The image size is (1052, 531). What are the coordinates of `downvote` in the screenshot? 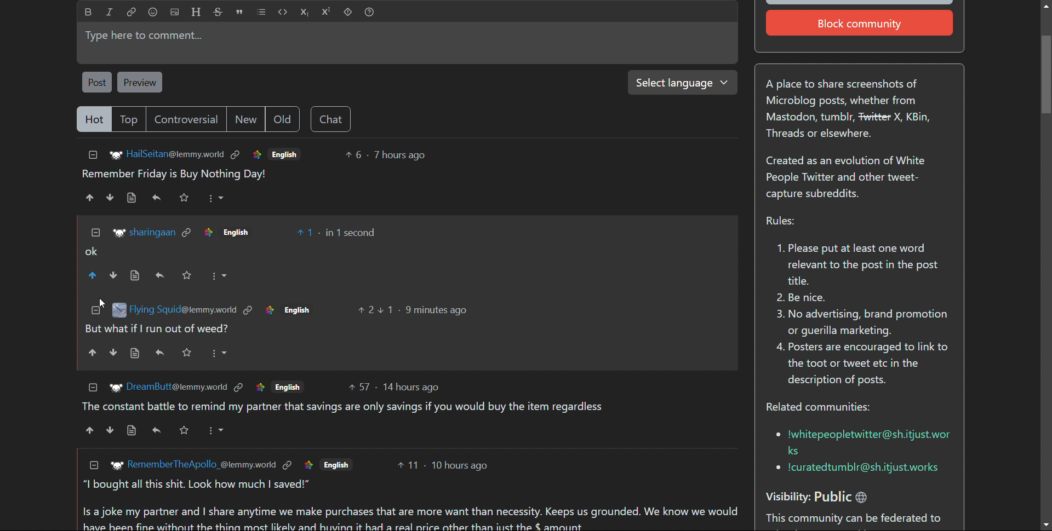 It's located at (115, 353).